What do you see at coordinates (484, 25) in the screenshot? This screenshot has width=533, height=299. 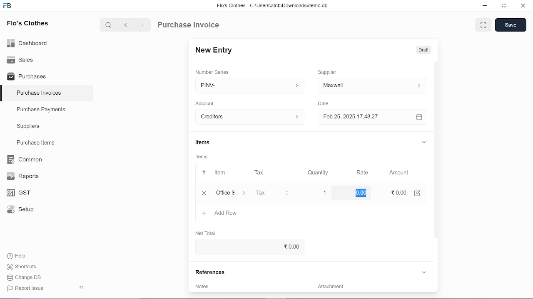 I see `full view` at bounding box center [484, 25].